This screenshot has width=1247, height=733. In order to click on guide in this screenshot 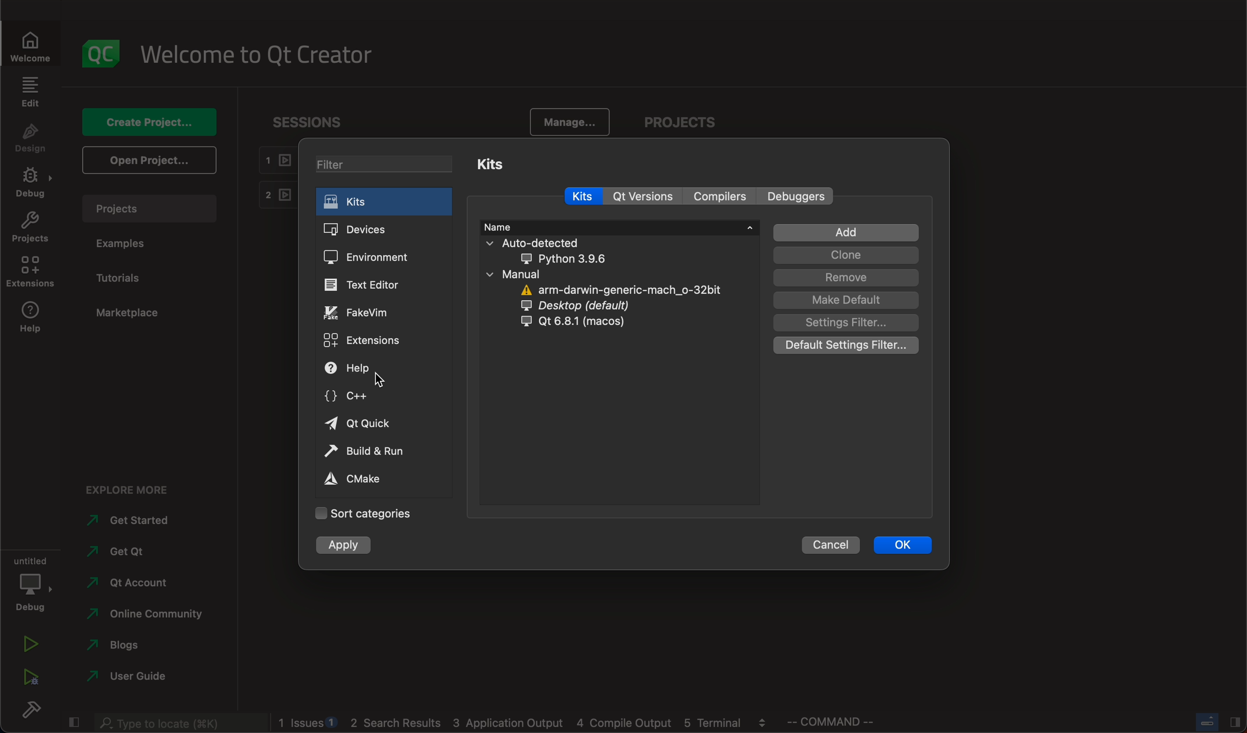, I will do `click(127, 676)`.